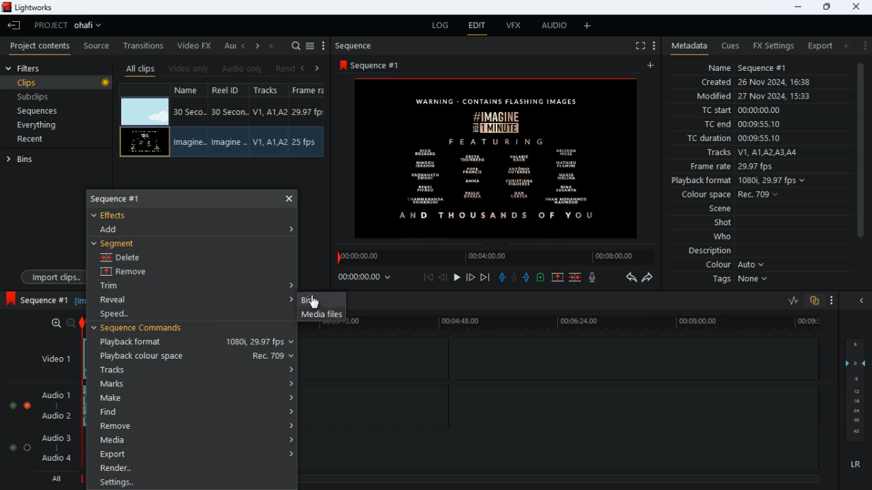 Image resolution: width=872 pixels, height=490 pixels. What do you see at coordinates (188, 143) in the screenshot?
I see `Name` at bounding box center [188, 143].